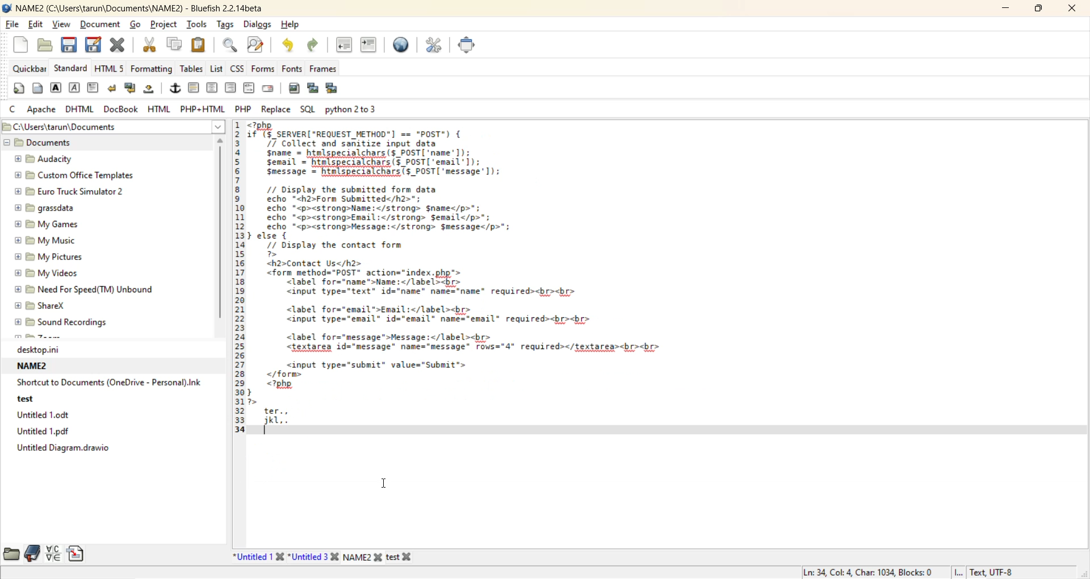 This screenshot has width=1090, height=579. I want to click on My Music, so click(47, 241).